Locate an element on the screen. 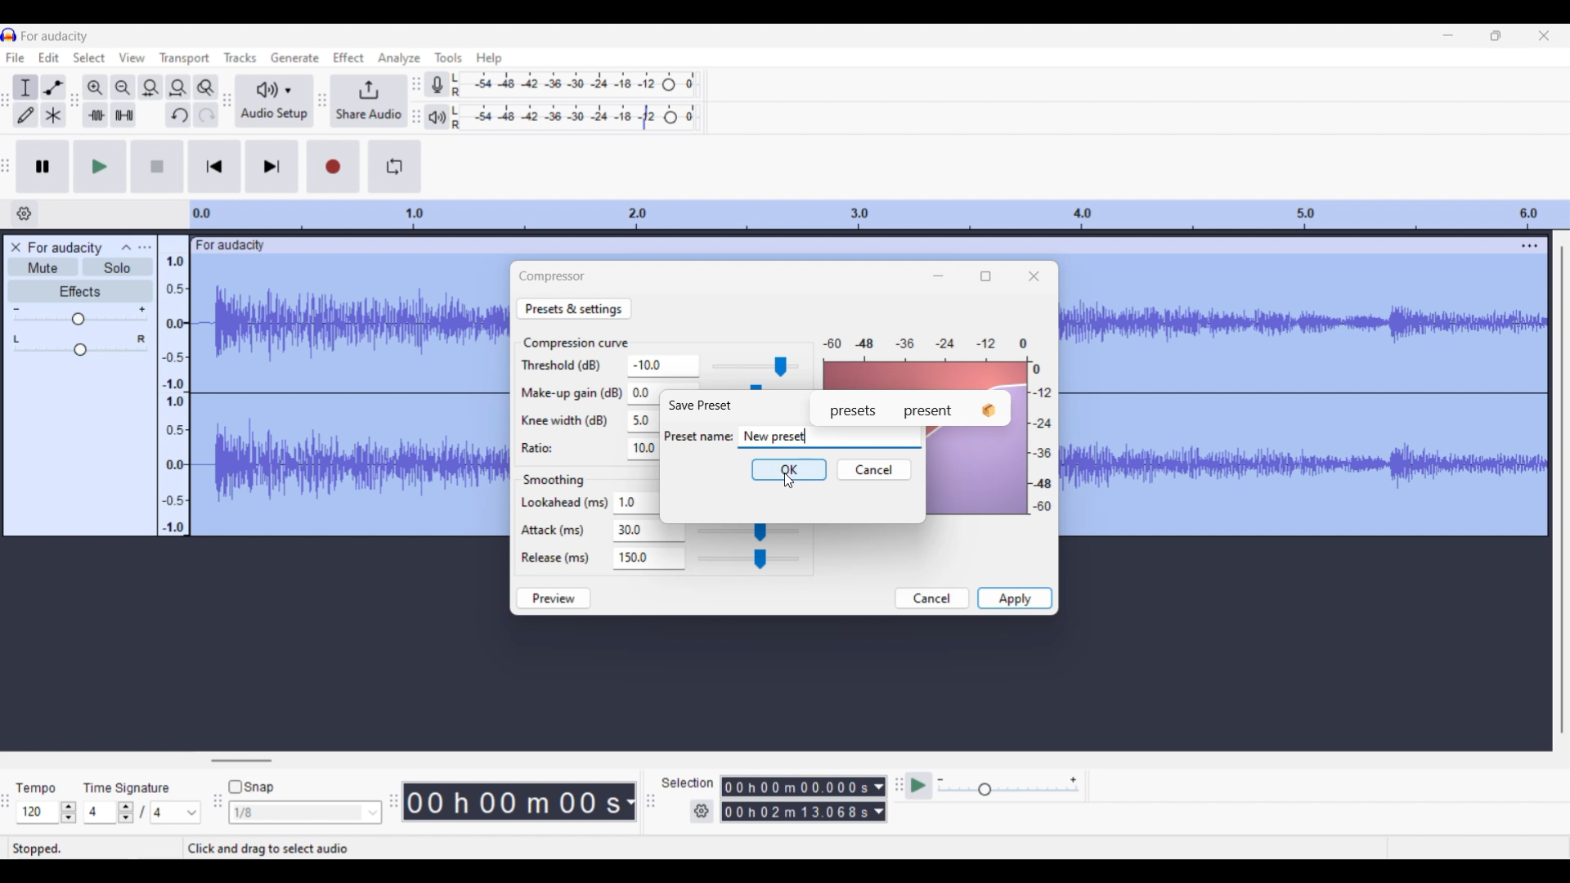 The image size is (1570, 883). Stopped. Click and drag to select audio is located at coordinates (201, 849).